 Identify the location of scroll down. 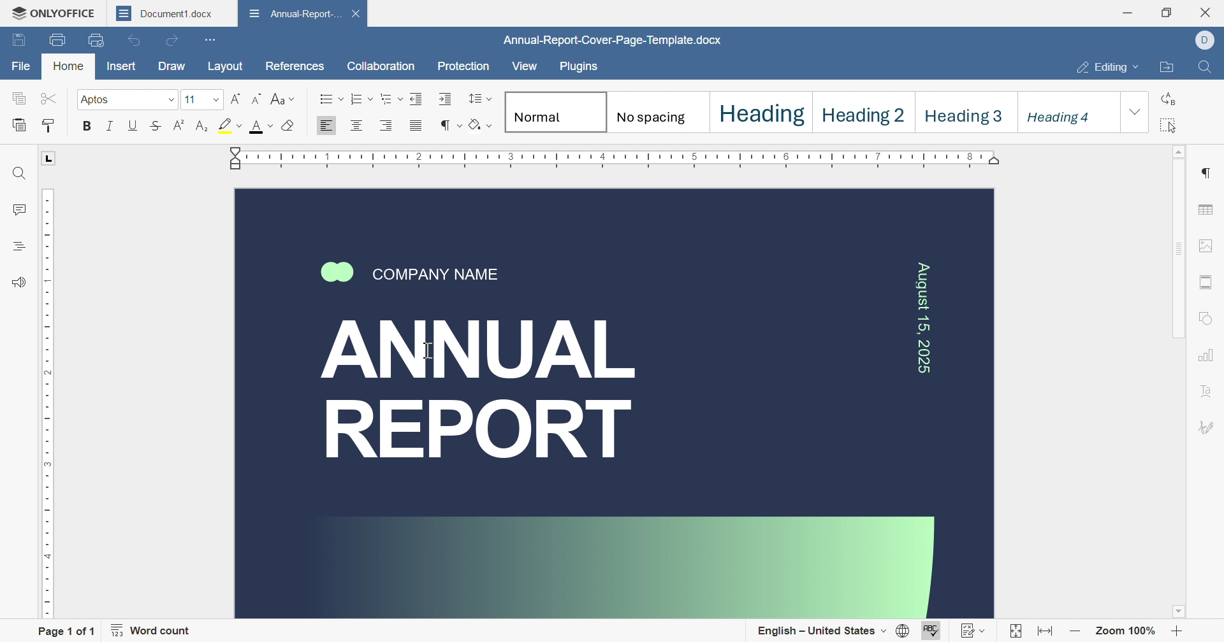
(1183, 617).